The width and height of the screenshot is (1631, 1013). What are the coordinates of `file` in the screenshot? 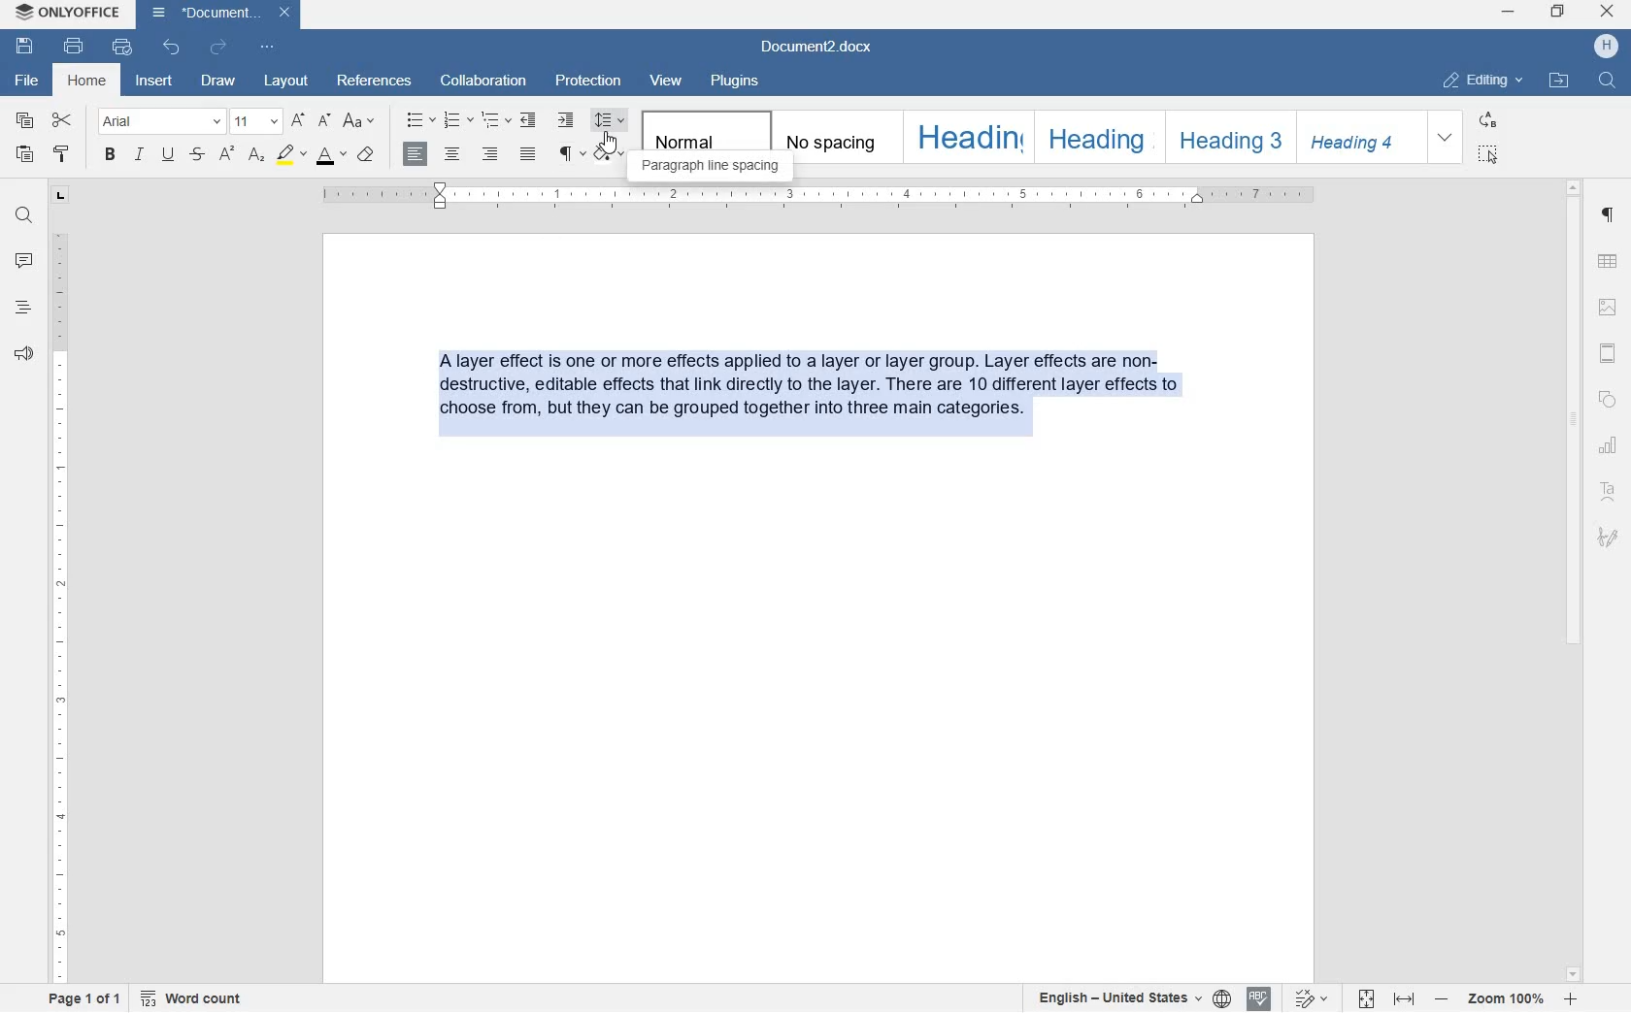 It's located at (27, 81).